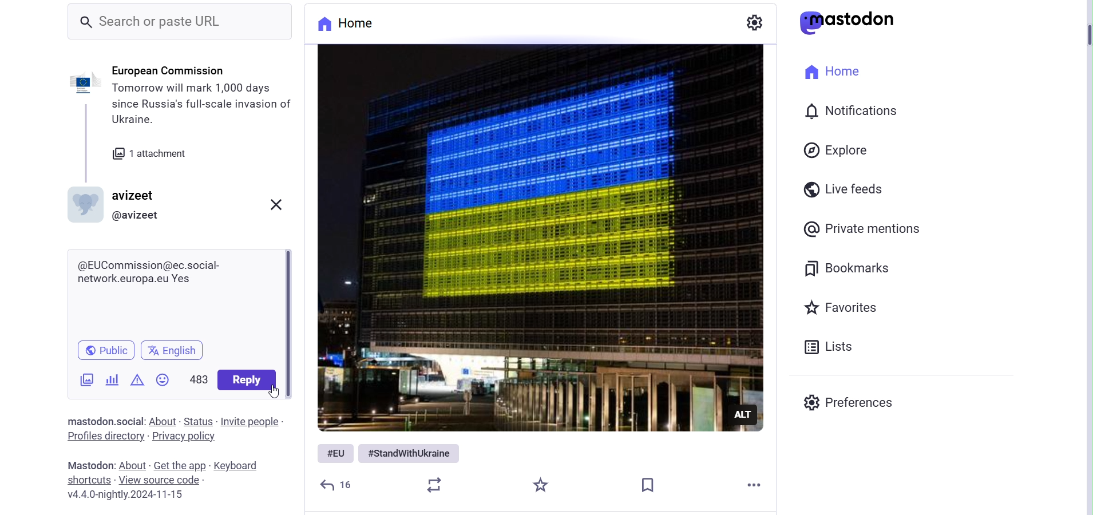  Describe the element at coordinates (108, 437) in the screenshot. I see `Profile Directory` at that location.